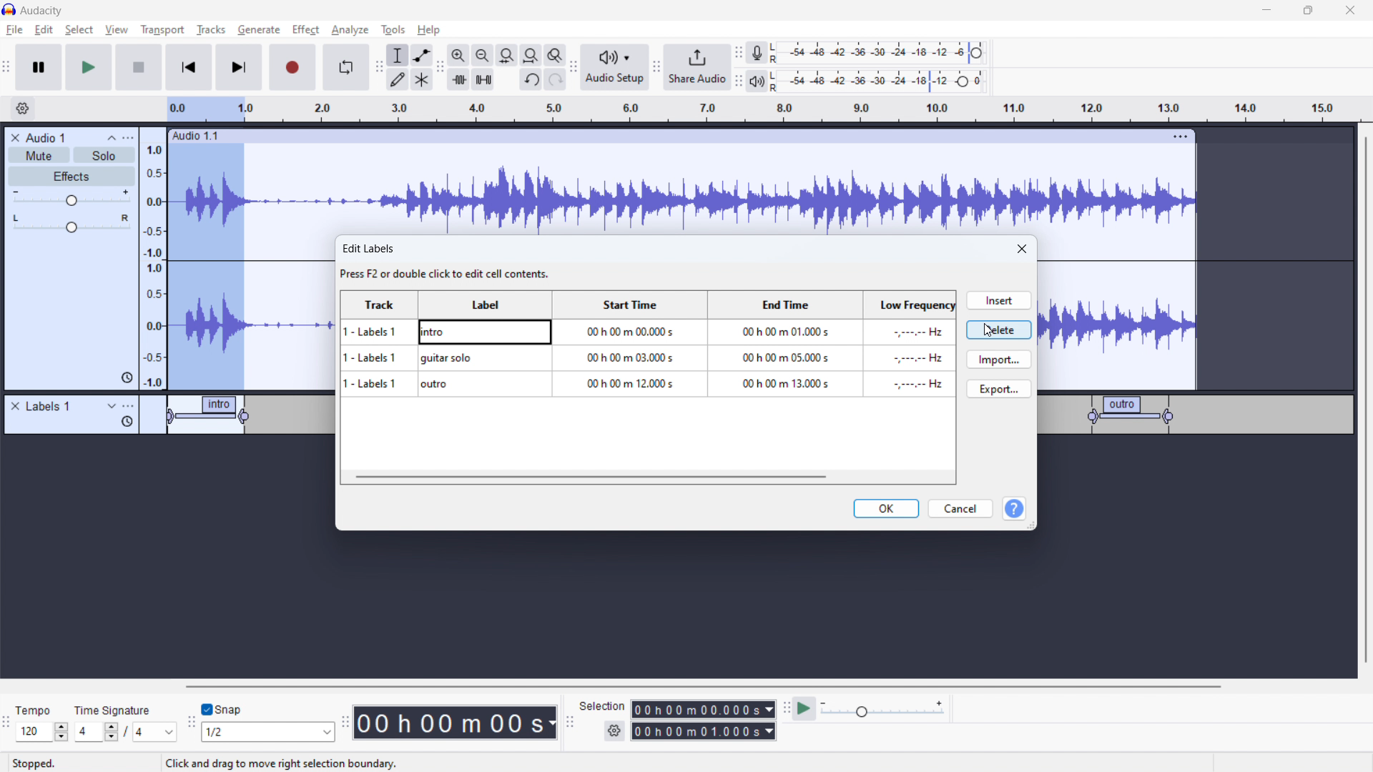 Image resolution: width=1373 pixels, height=772 pixels. I want to click on collapse, so click(112, 138).